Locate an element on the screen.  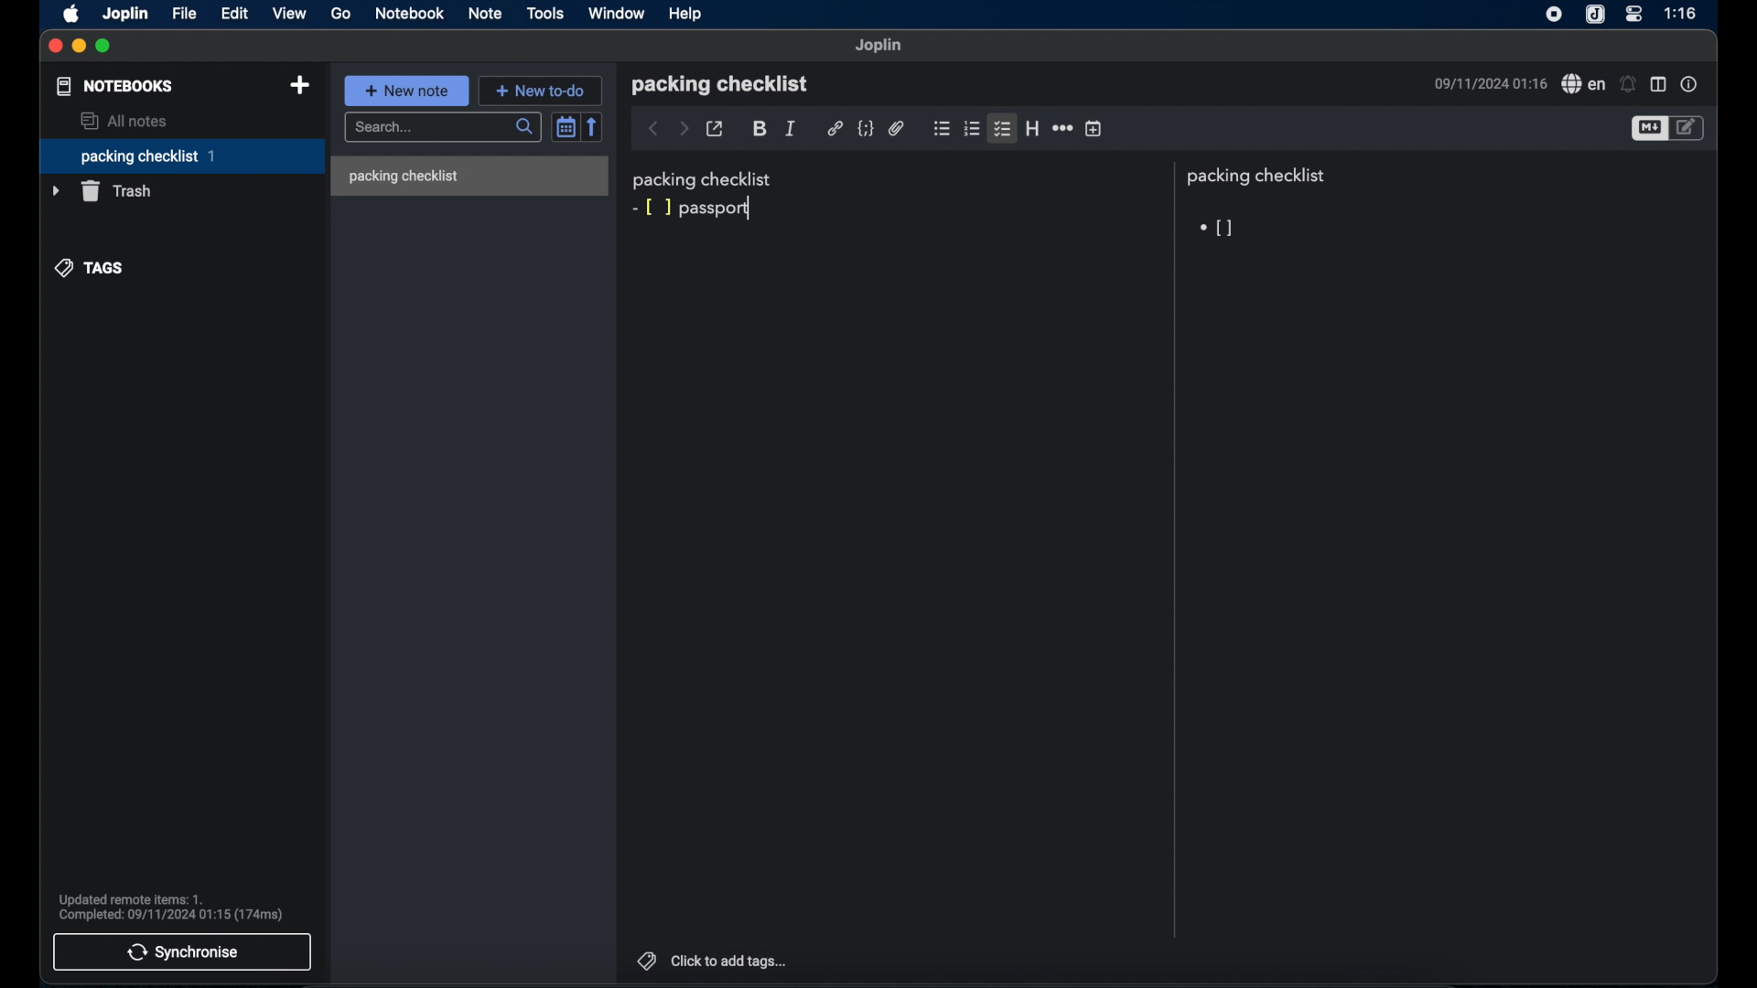
numbered checklist is located at coordinates (973, 130).